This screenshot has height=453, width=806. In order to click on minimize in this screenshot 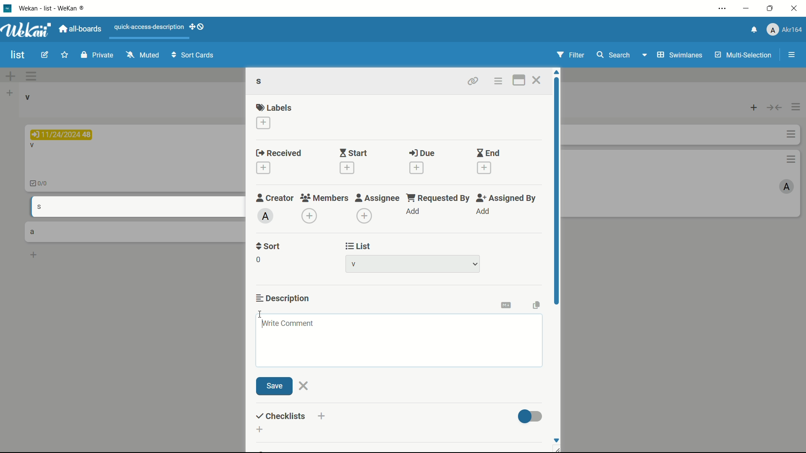, I will do `click(747, 8)`.